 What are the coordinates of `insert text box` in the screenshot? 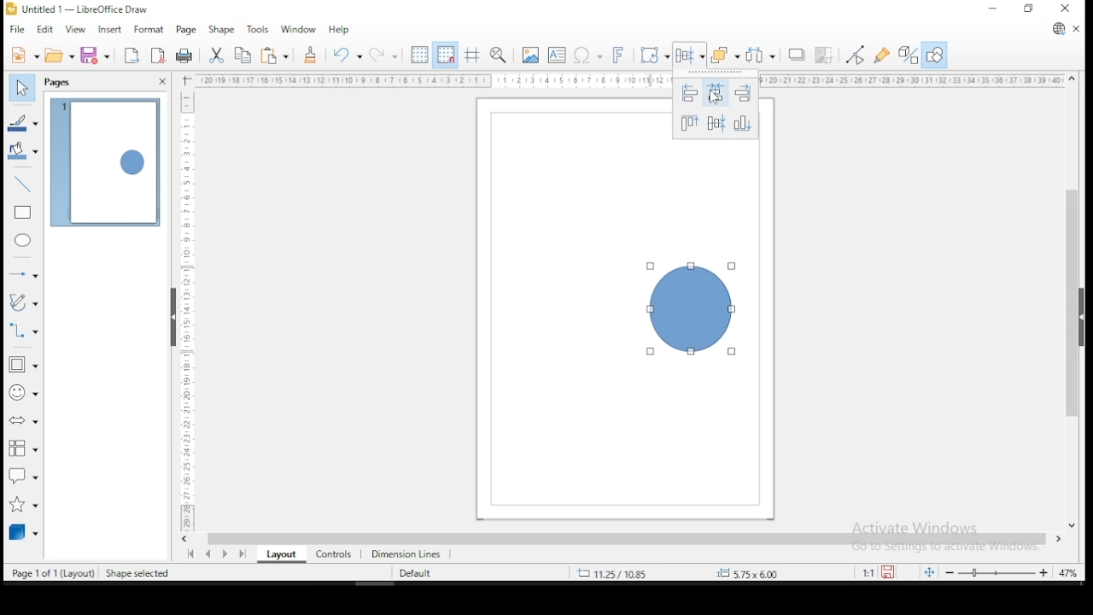 It's located at (557, 55).